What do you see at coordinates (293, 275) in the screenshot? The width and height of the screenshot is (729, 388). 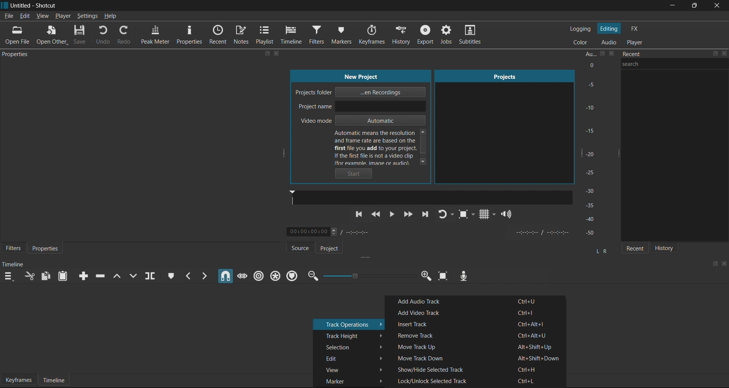 I see `Ripple Markers` at bounding box center [293, 275].